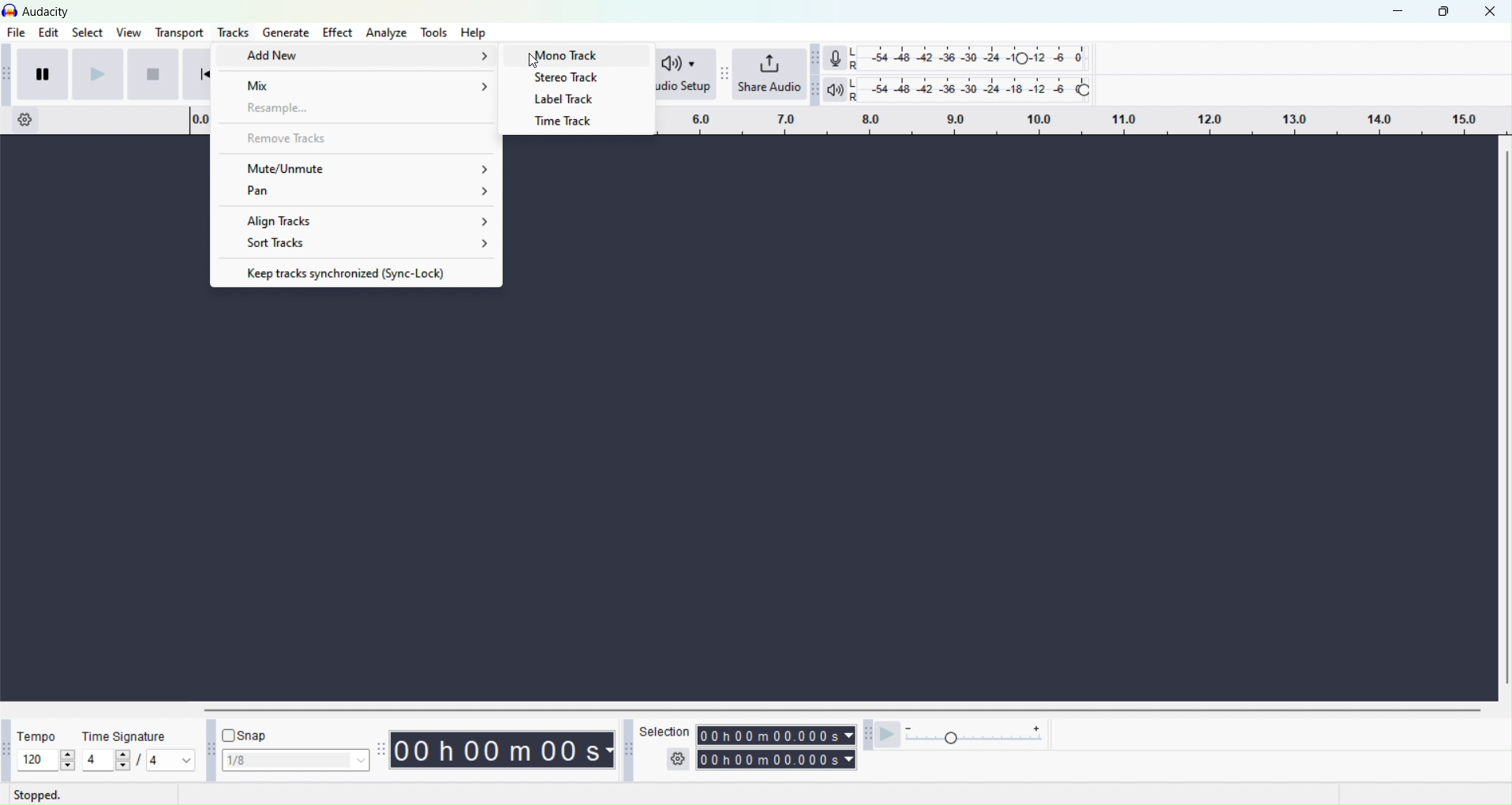  I want to click on Stopped, so click(43, 795).